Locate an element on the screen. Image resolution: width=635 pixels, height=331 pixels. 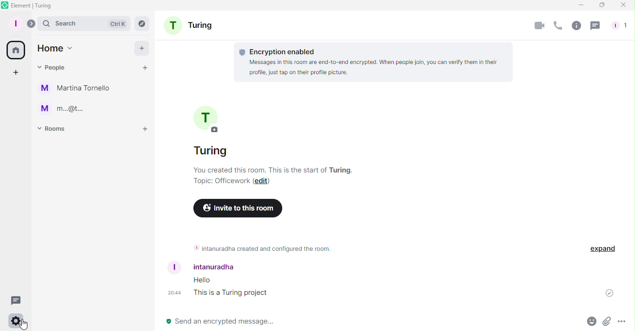
Room information is located at coordinates (261, 248).